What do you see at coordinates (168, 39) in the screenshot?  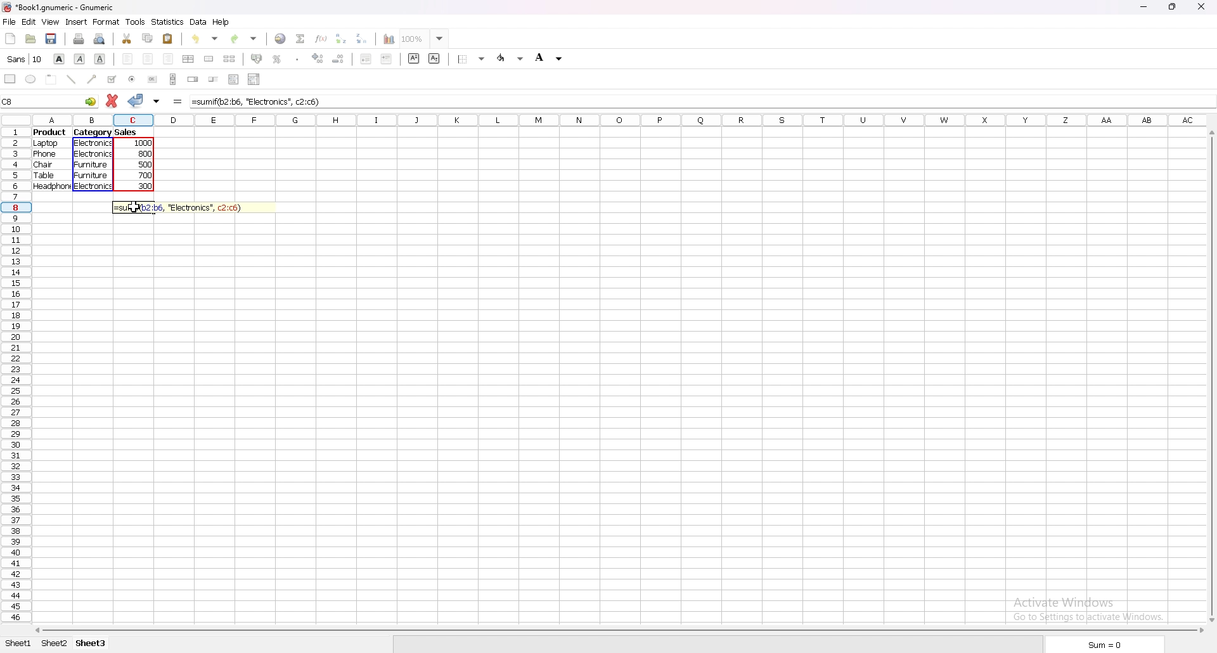 I see `paste` at bounding box center [168, 39].